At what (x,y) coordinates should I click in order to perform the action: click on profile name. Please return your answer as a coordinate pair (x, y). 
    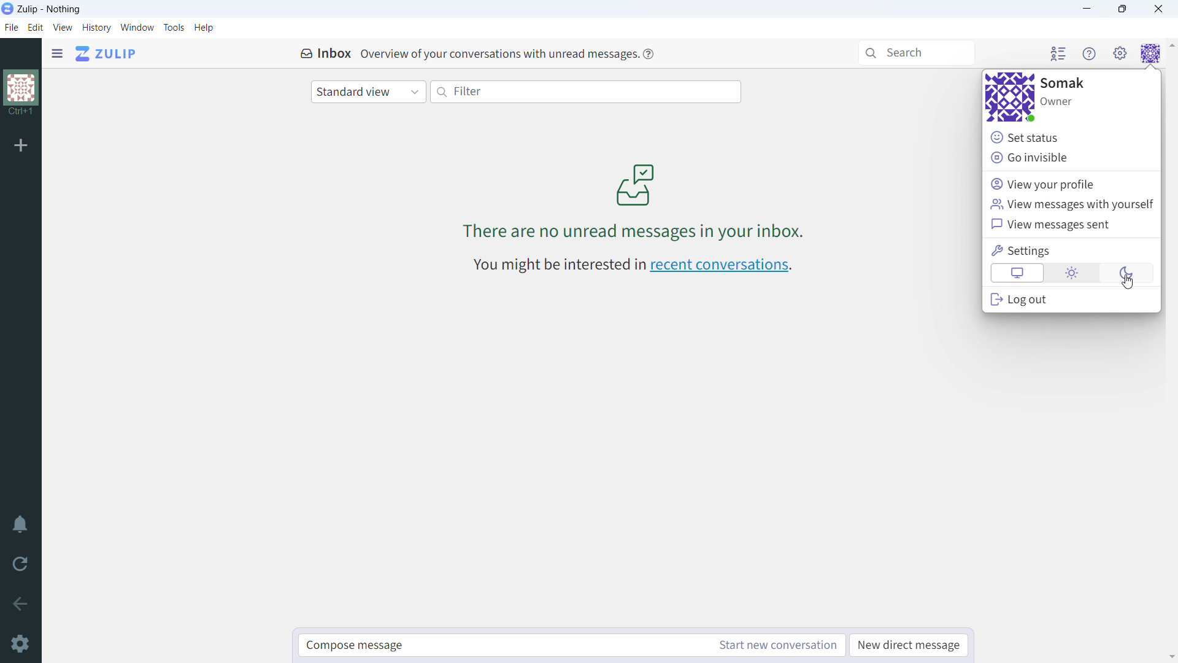
    Looking at the image, I should click on (1065, 82).